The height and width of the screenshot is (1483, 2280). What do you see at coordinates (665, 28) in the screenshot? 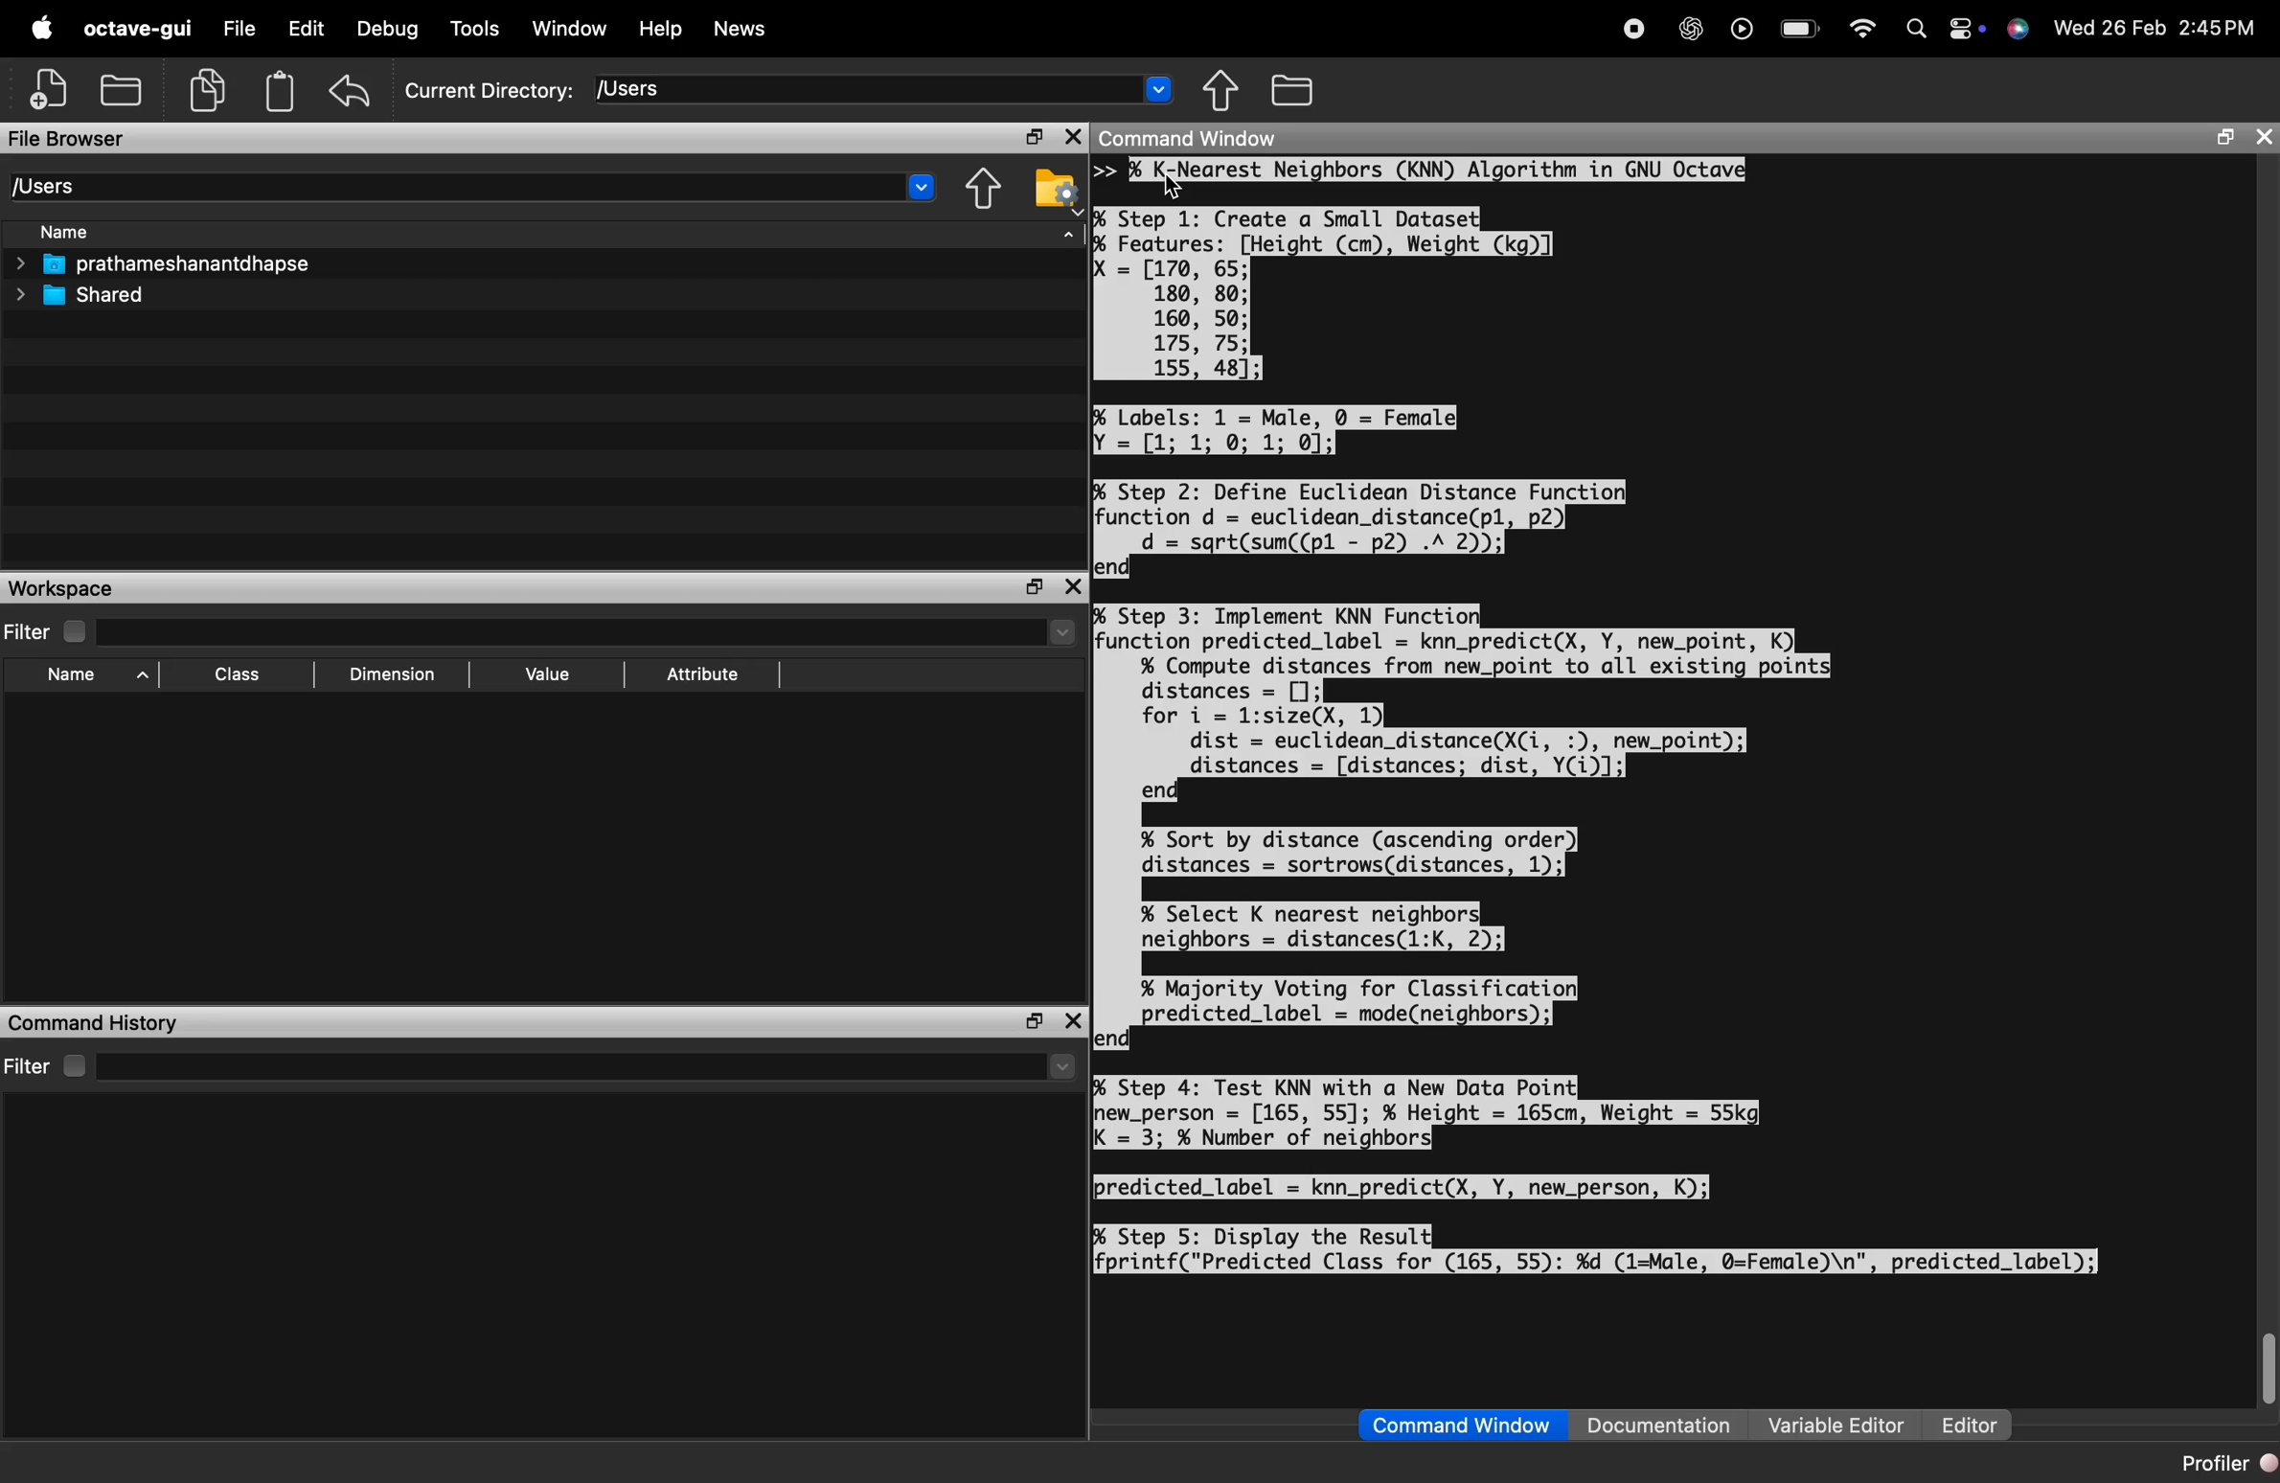
I see `Help` at bounding box center [665, 28].